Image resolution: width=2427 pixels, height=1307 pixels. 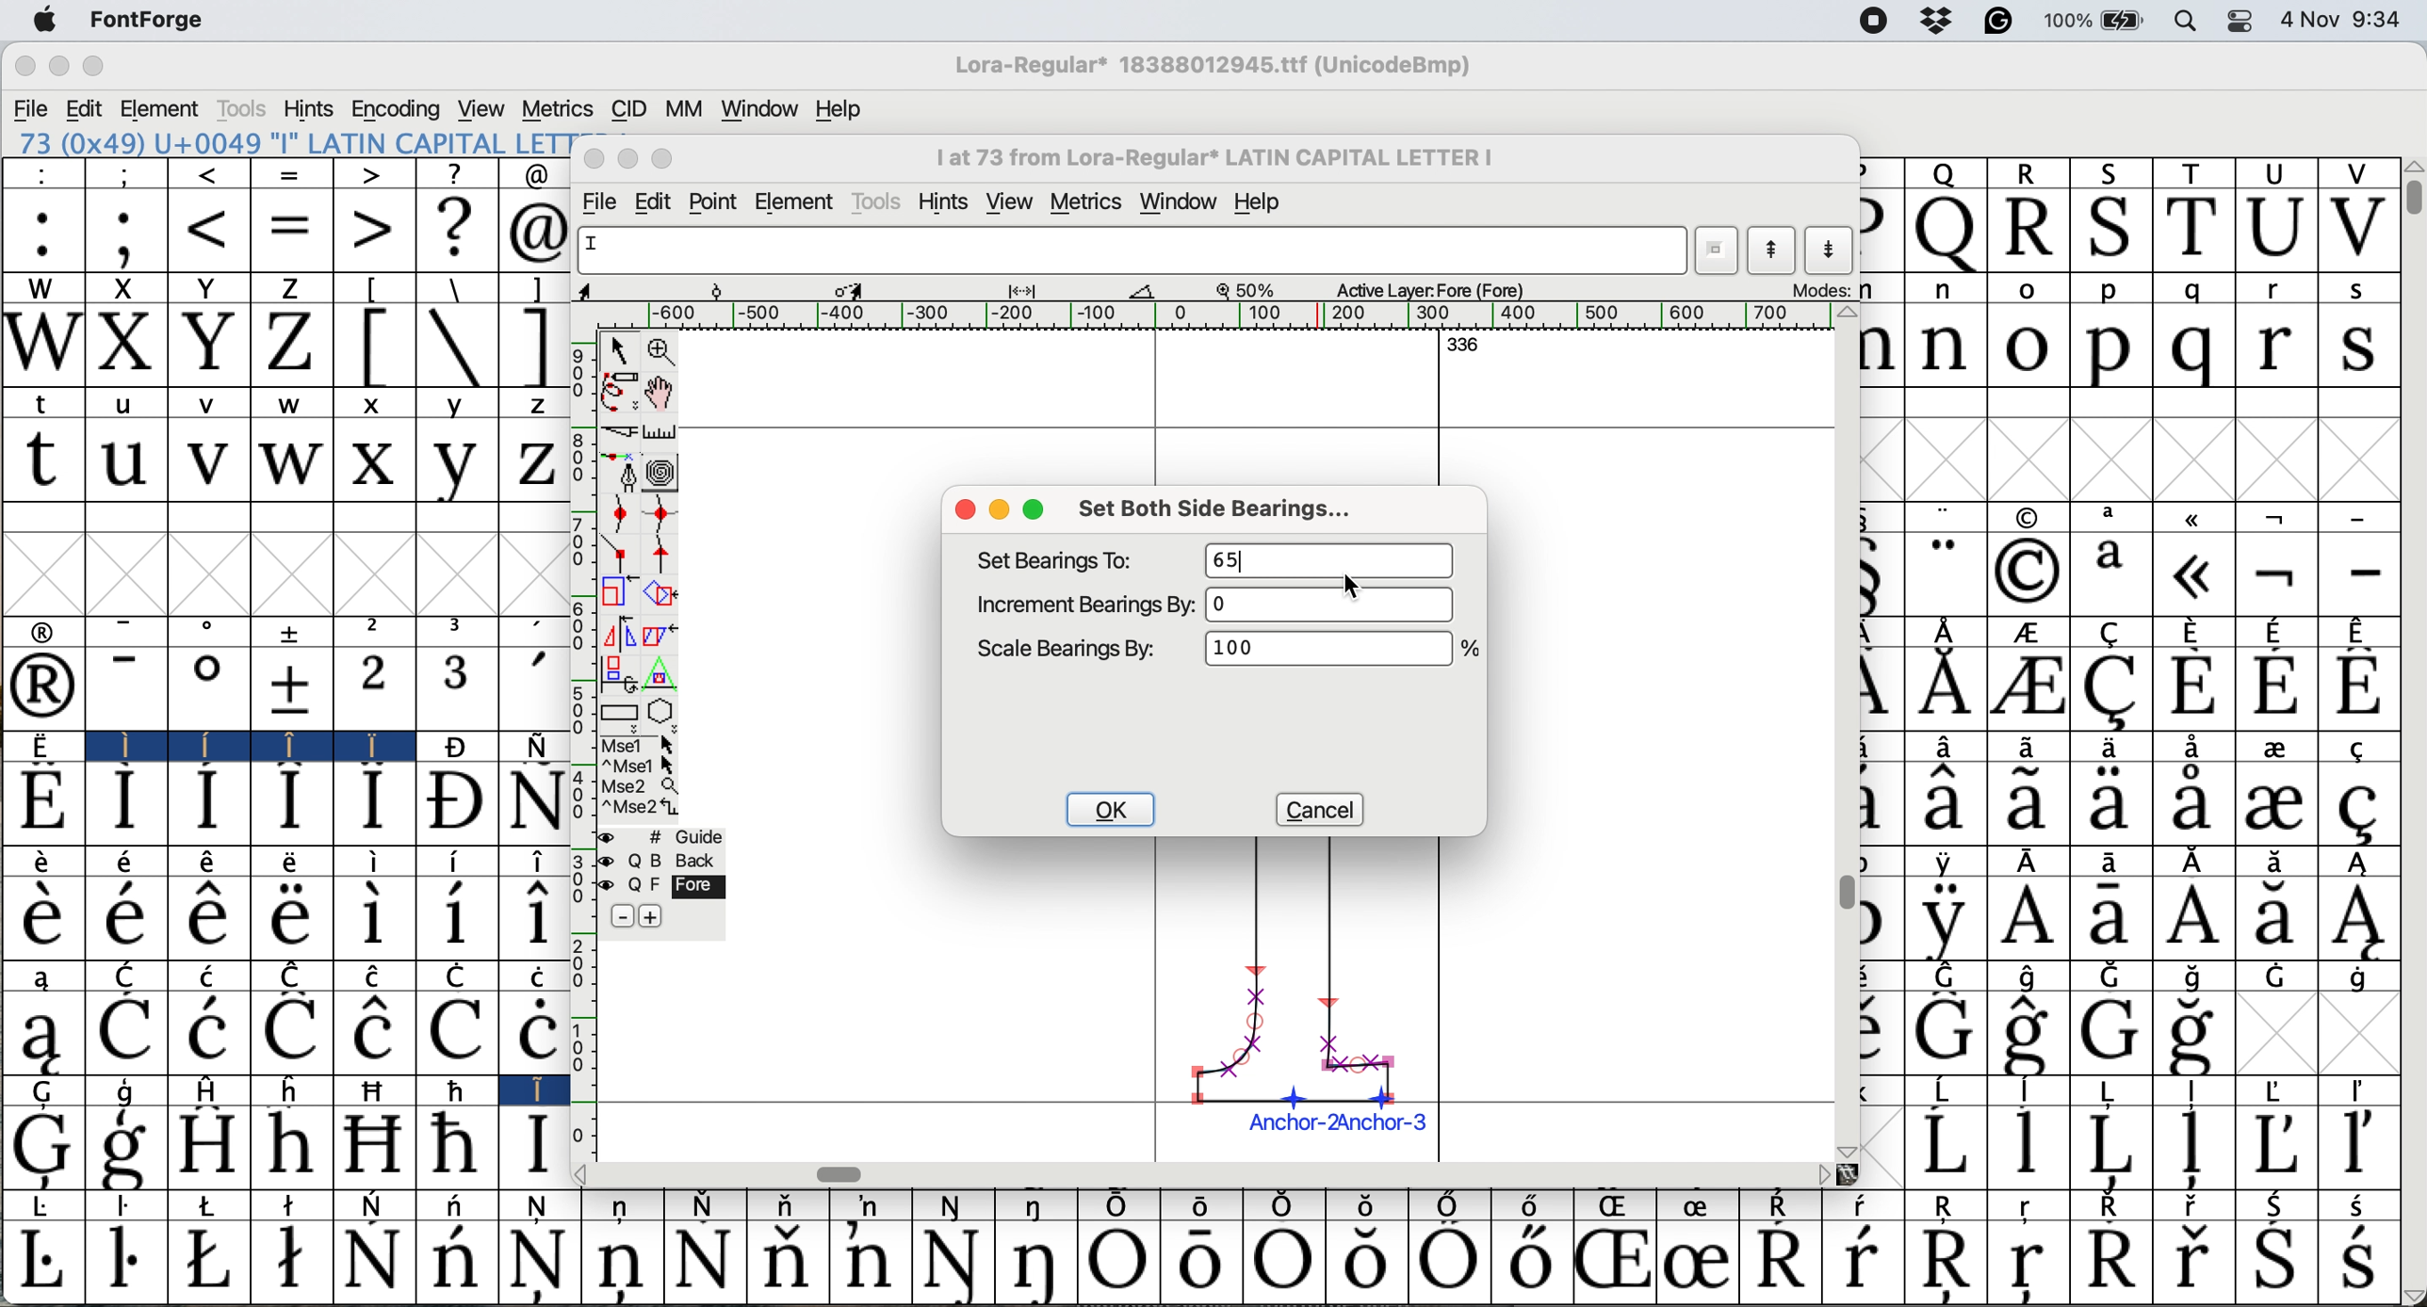 What do you see at coordinates (206, 690) in the screenshot?
I see `Symbol` at bounding box center [206, 690].